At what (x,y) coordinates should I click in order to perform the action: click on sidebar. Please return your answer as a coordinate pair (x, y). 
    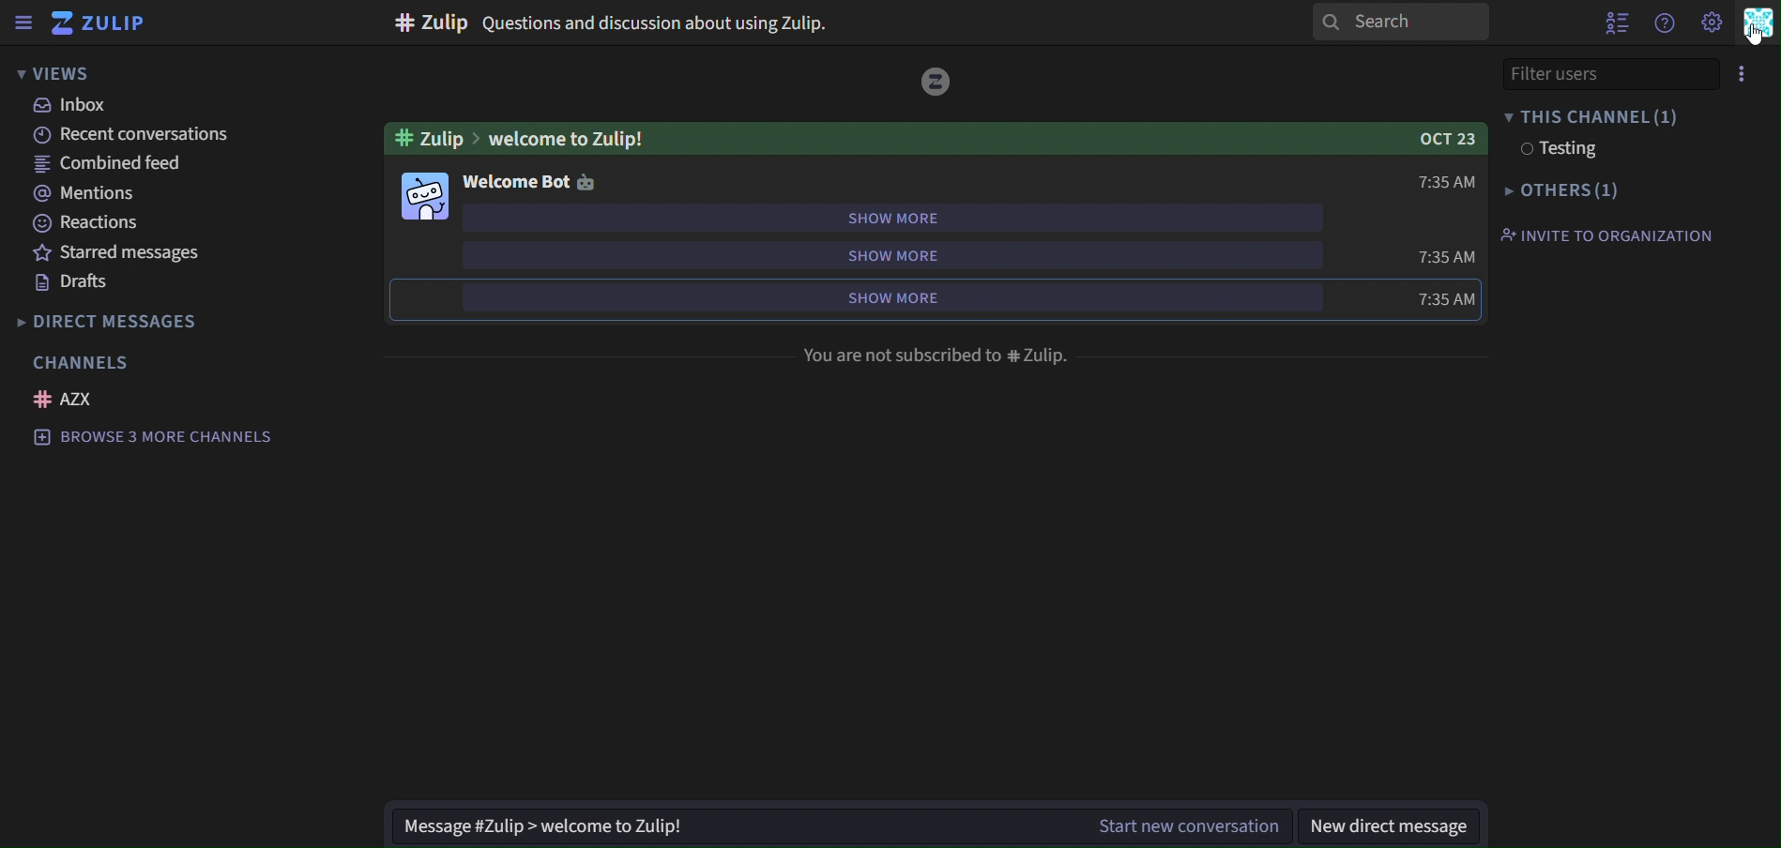
    Looking at the image, I should click on (21, 24).